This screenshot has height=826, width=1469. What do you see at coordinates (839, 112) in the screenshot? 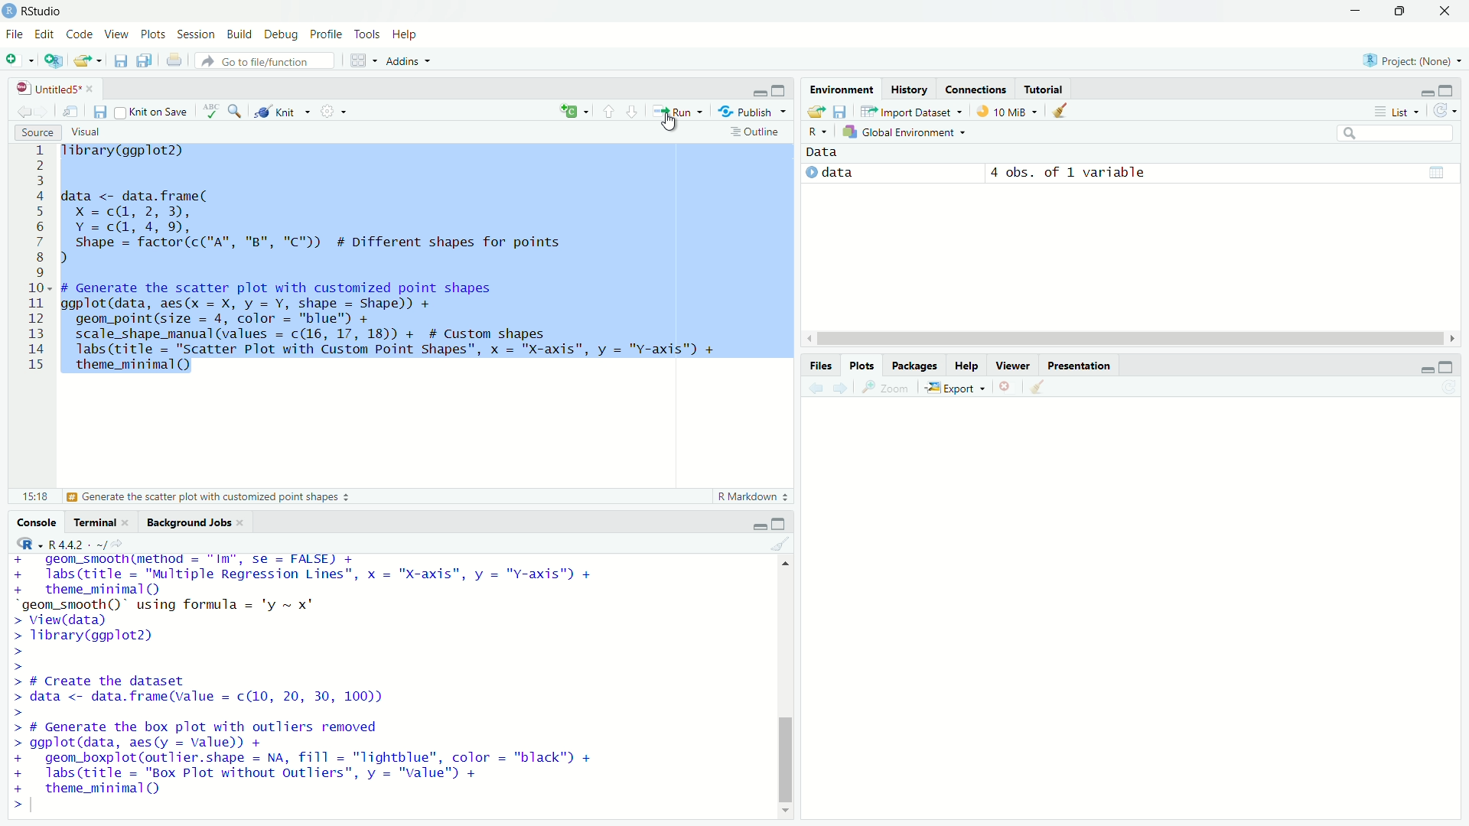
I see `Save workspace as` at bounding box center [839, 112].